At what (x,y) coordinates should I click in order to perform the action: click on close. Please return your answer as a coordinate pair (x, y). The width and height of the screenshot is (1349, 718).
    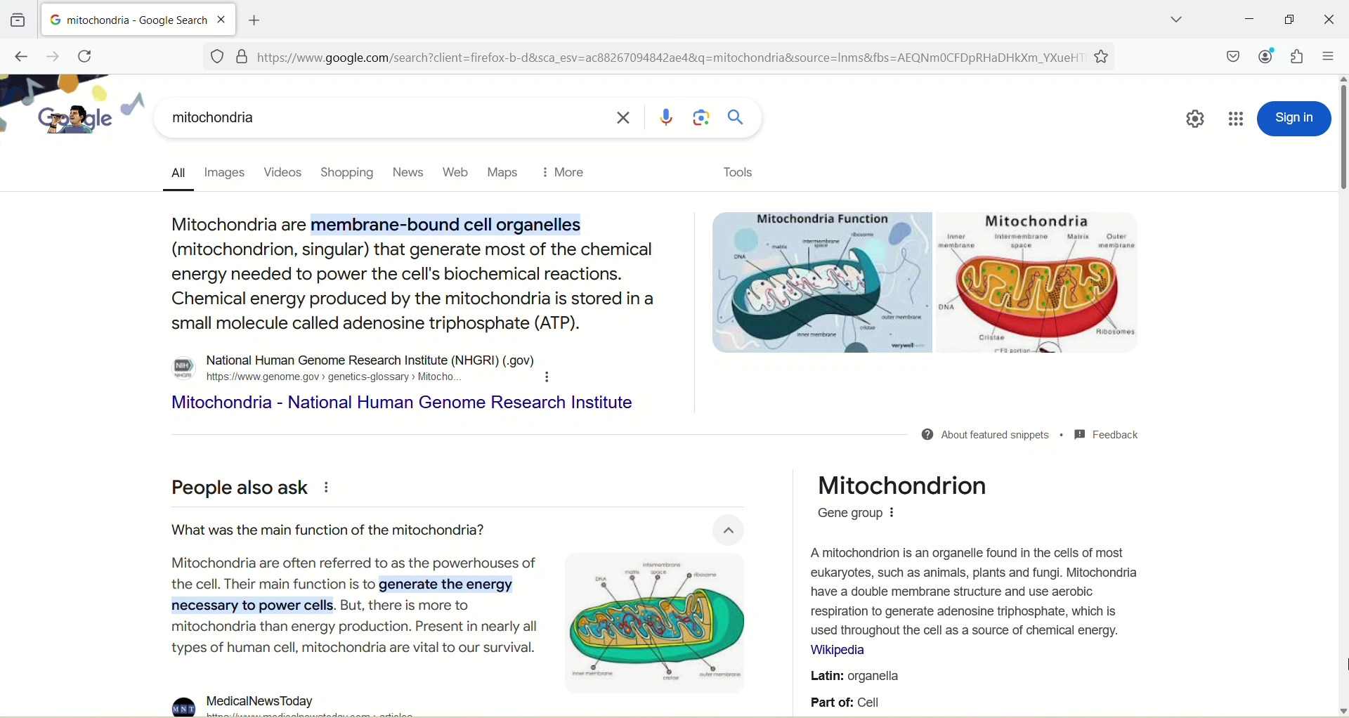
    Looking at the image, I should click on (1327, 19).